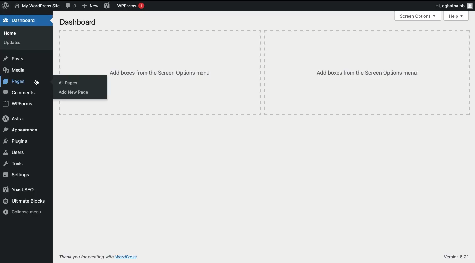  I want to click on Ultimate blocks, so click(25, 202).